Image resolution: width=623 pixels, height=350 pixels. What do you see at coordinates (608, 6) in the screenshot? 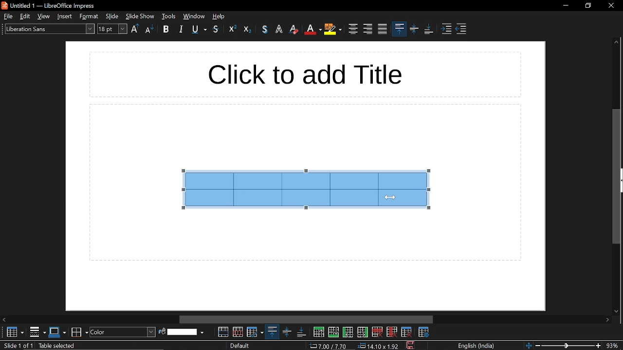
I see `close` at bounding box center [608, 6].